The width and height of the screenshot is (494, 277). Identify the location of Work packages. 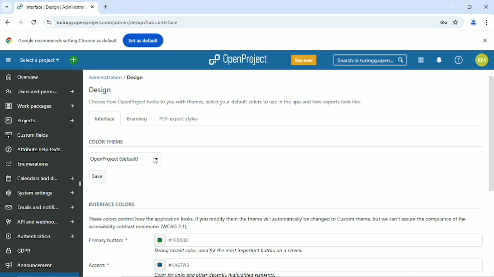
(38, 106).